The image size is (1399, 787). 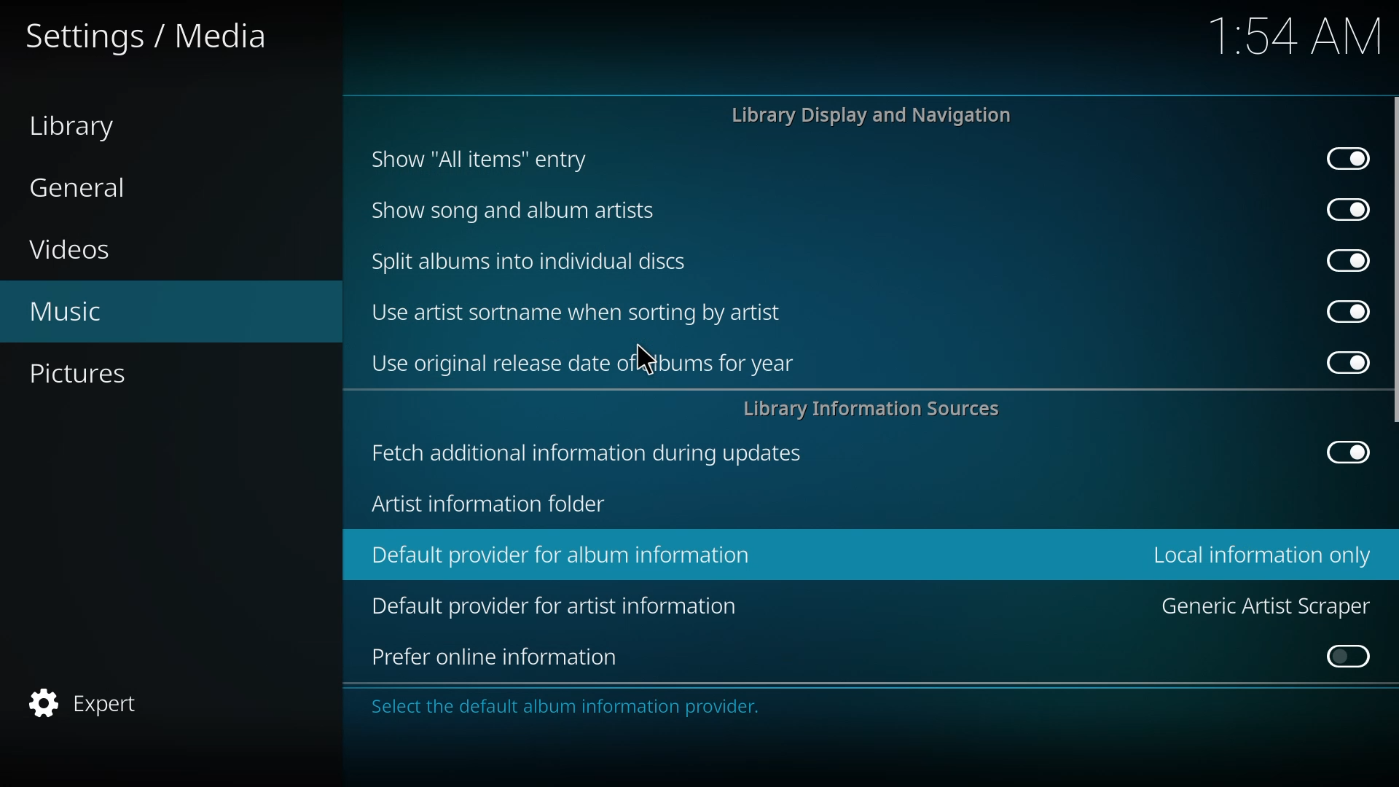 What do you see at coordinates (76, 250) in the screenshot?
I see `videos` at bounding box center [76, 250].